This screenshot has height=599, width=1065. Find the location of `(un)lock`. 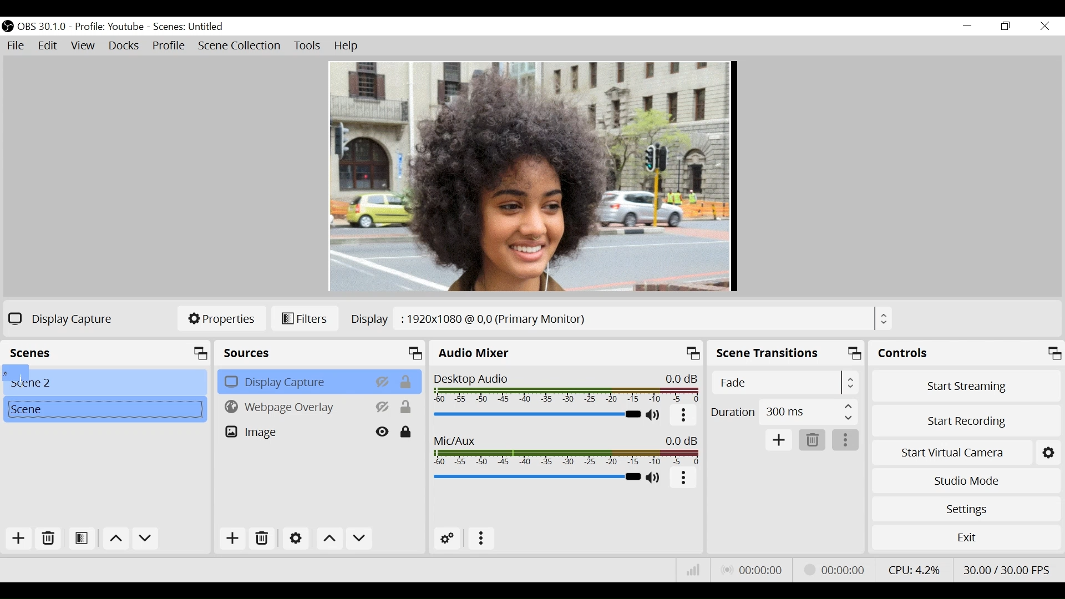

(un)lock is located at coordinates (407, 381).